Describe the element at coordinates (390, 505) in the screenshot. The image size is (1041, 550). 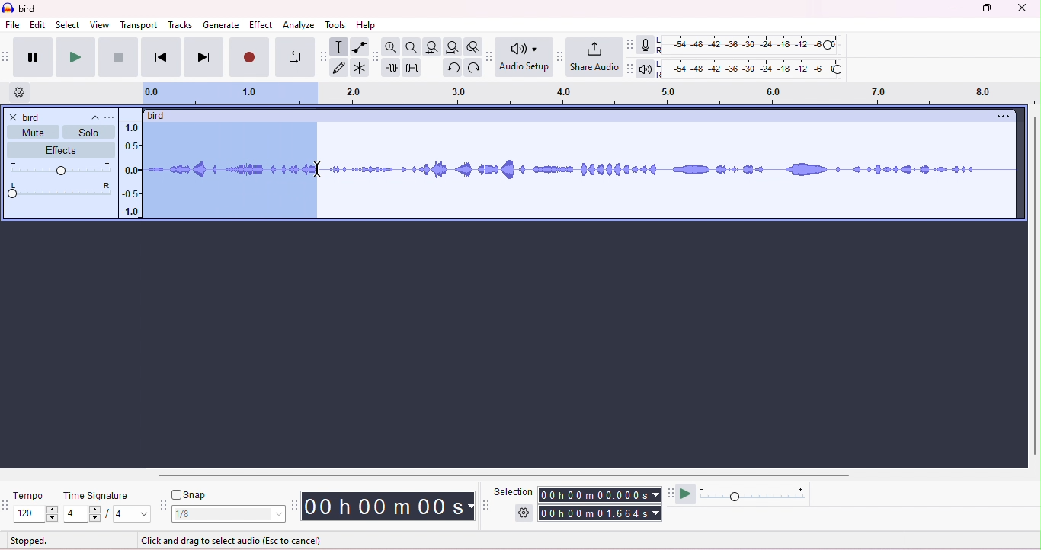
I see `00 h 00 m 00 s` at that location.